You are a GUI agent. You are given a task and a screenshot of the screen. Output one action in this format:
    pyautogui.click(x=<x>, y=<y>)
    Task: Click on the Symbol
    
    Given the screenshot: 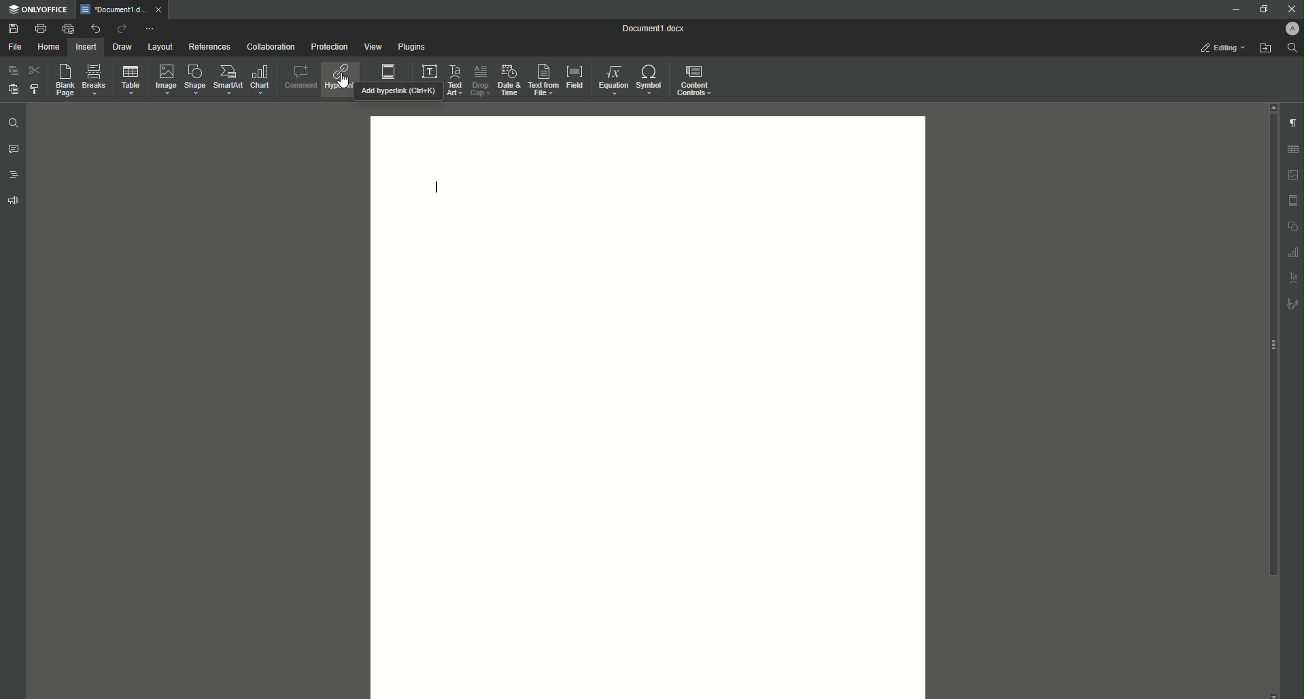 What is the action you would take?
    pyautogui.click(x=651, y=78)
    